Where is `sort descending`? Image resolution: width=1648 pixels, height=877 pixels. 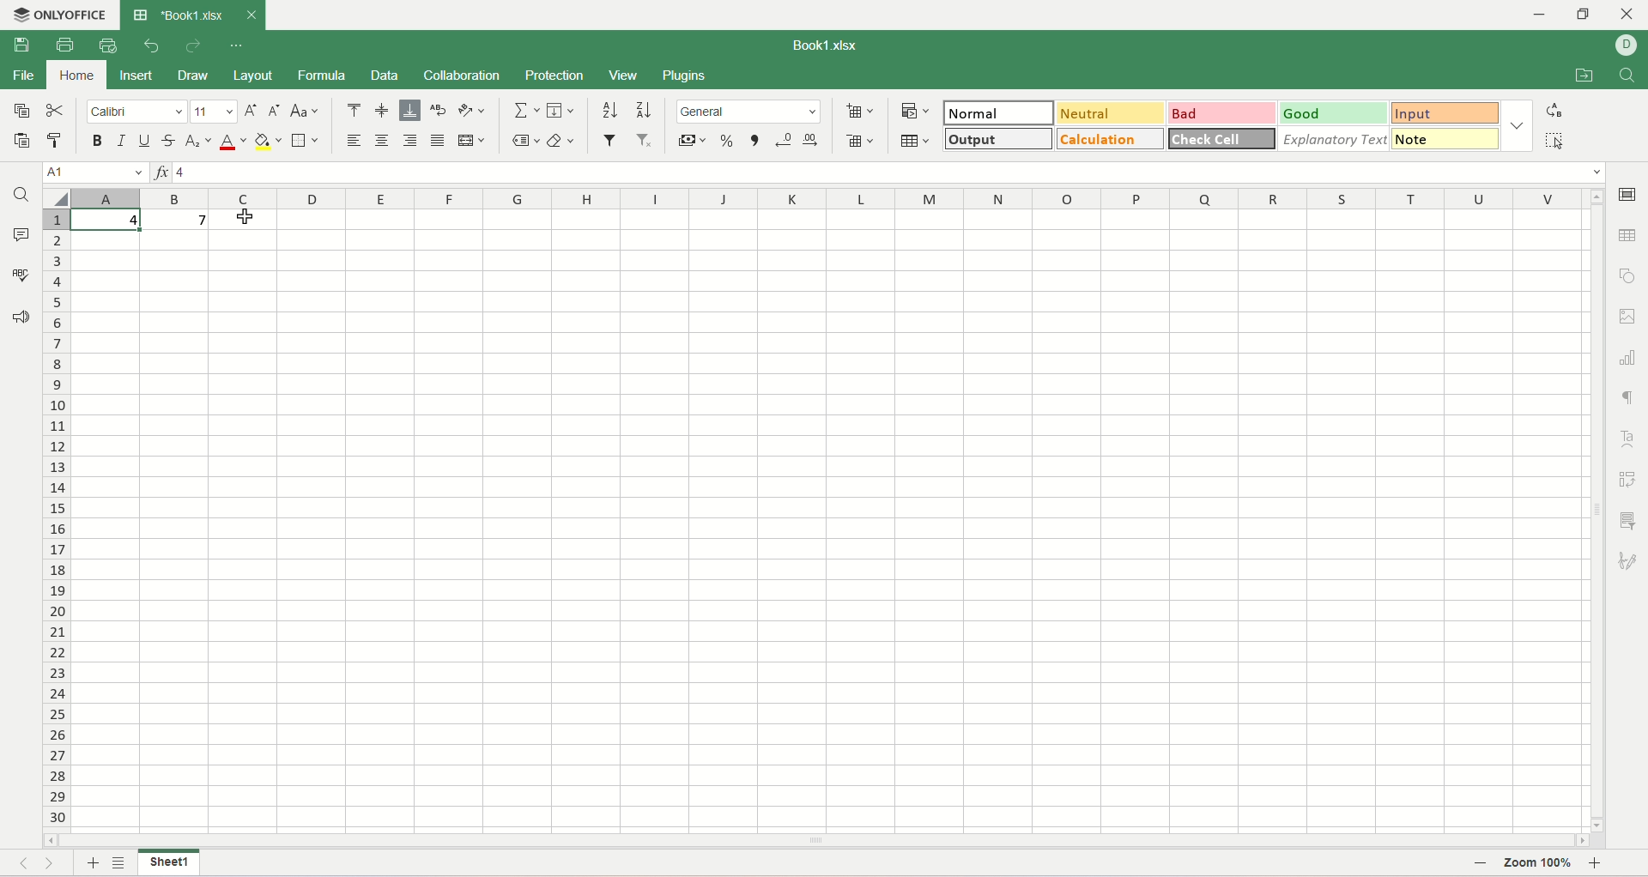
sort descending is located at coordinates (641, 110).